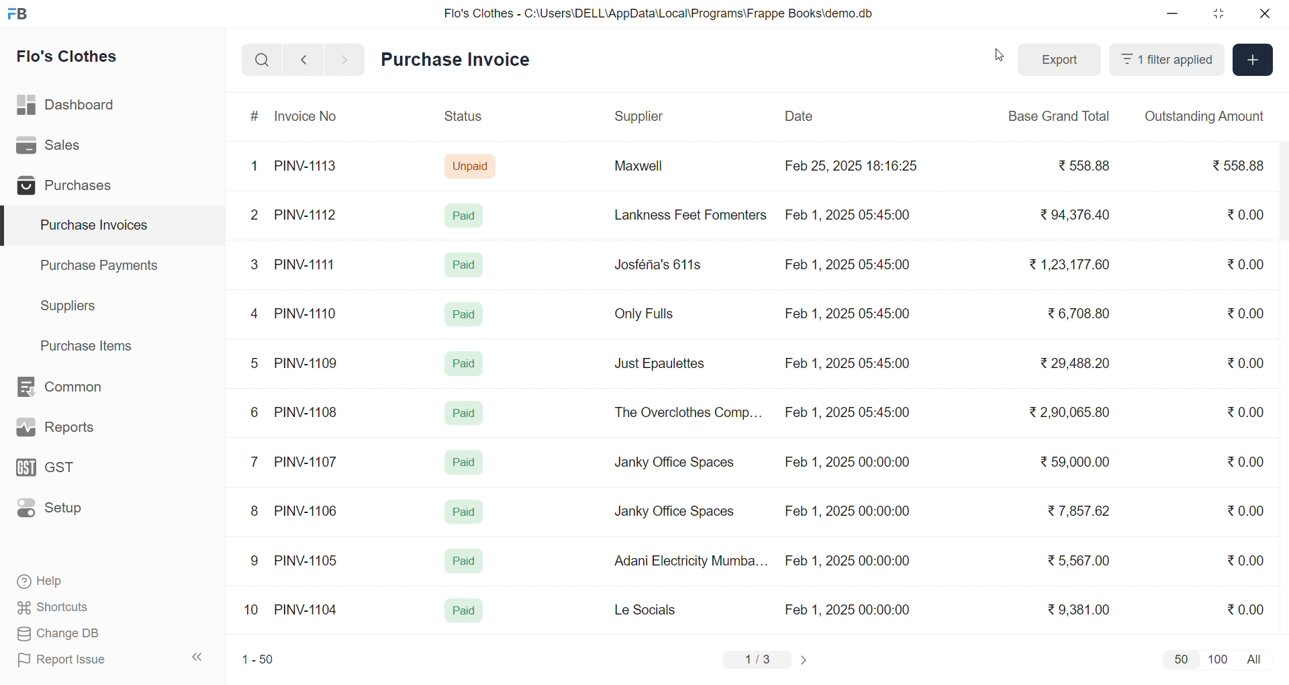 The width and height of the screenshot is (1289, 685). Describe the element at coordinates (255, 118) in the screenshot. I see `#` at that location.